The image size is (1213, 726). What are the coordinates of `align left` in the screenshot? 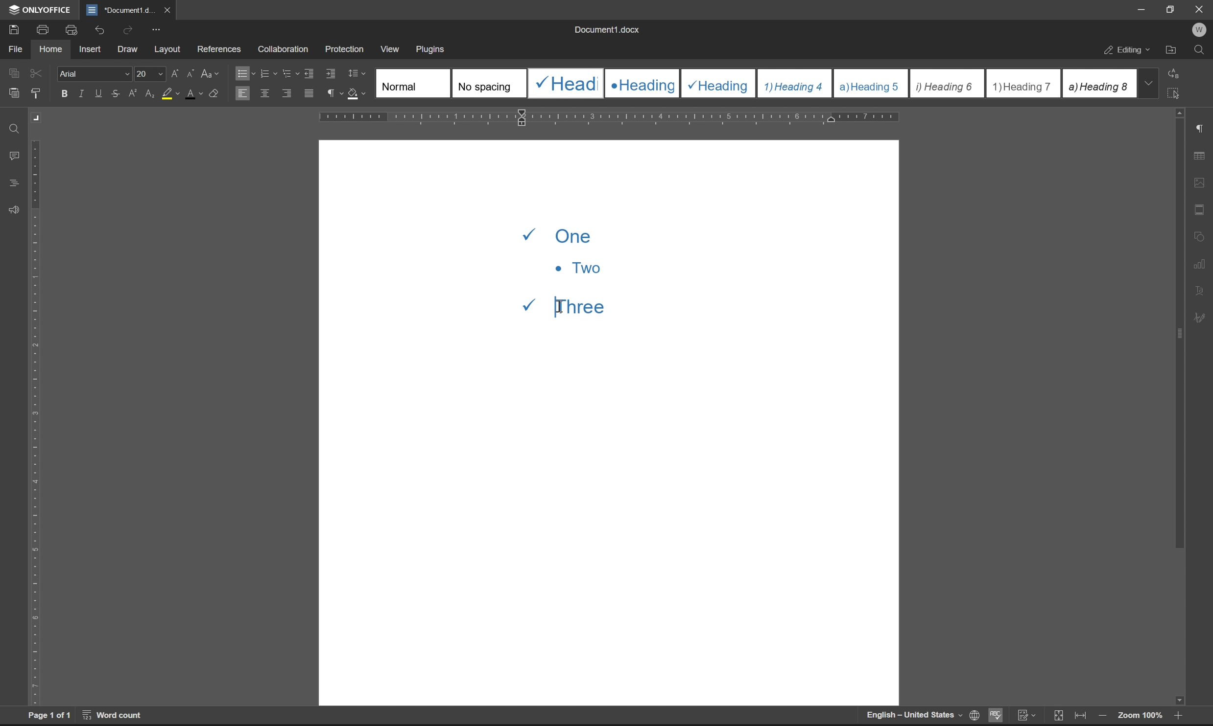 It's located at (242, 92).